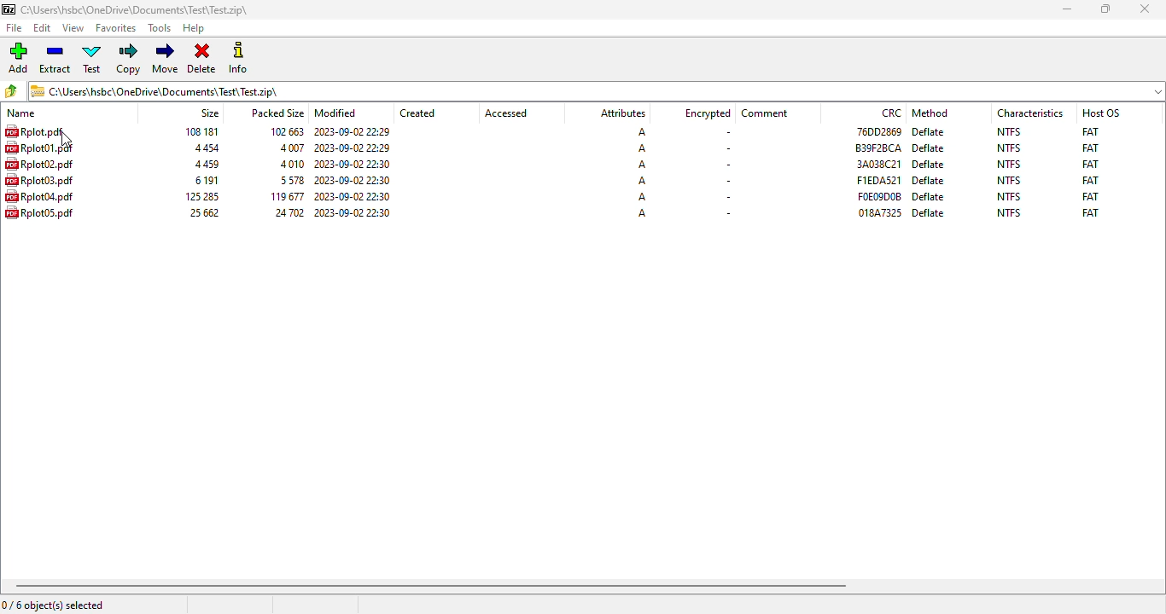  I want to click on packed size, so click(290, 164).